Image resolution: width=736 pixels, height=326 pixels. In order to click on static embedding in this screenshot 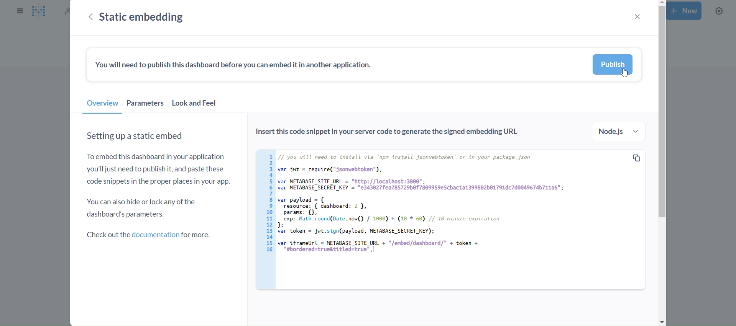, I will do `click(144, 17)`.